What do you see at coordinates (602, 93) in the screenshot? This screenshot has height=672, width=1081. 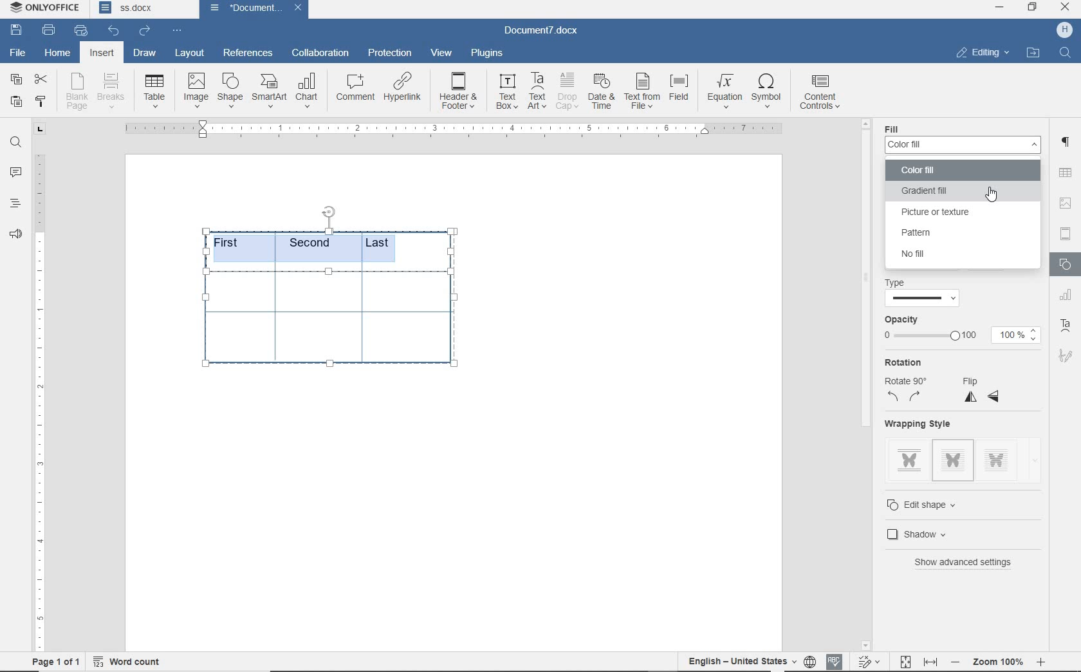 I see `date & time` at bounding box center [602, 93].